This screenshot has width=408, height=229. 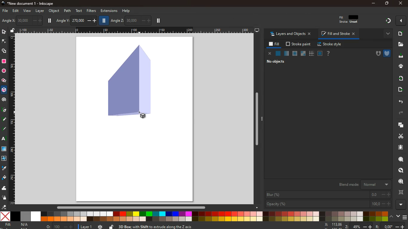 What do you see at coordinates (104, 21) in the screenshot?
I see `pause` at bounding box center [104, 21].